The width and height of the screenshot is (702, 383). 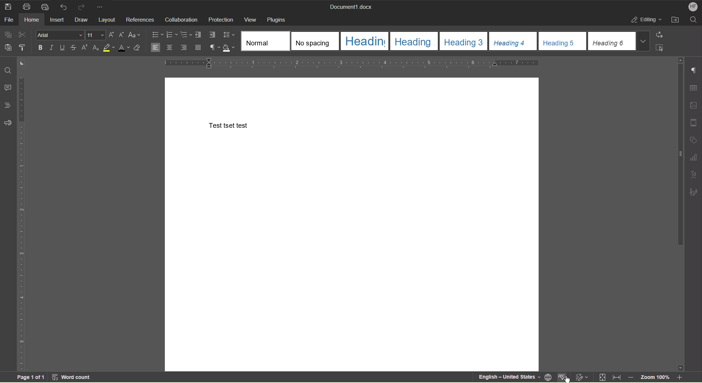 What do you see at coordinates (563, 41) in the screenshot?
I see `Heading 5` at bounding box center [563, 41].